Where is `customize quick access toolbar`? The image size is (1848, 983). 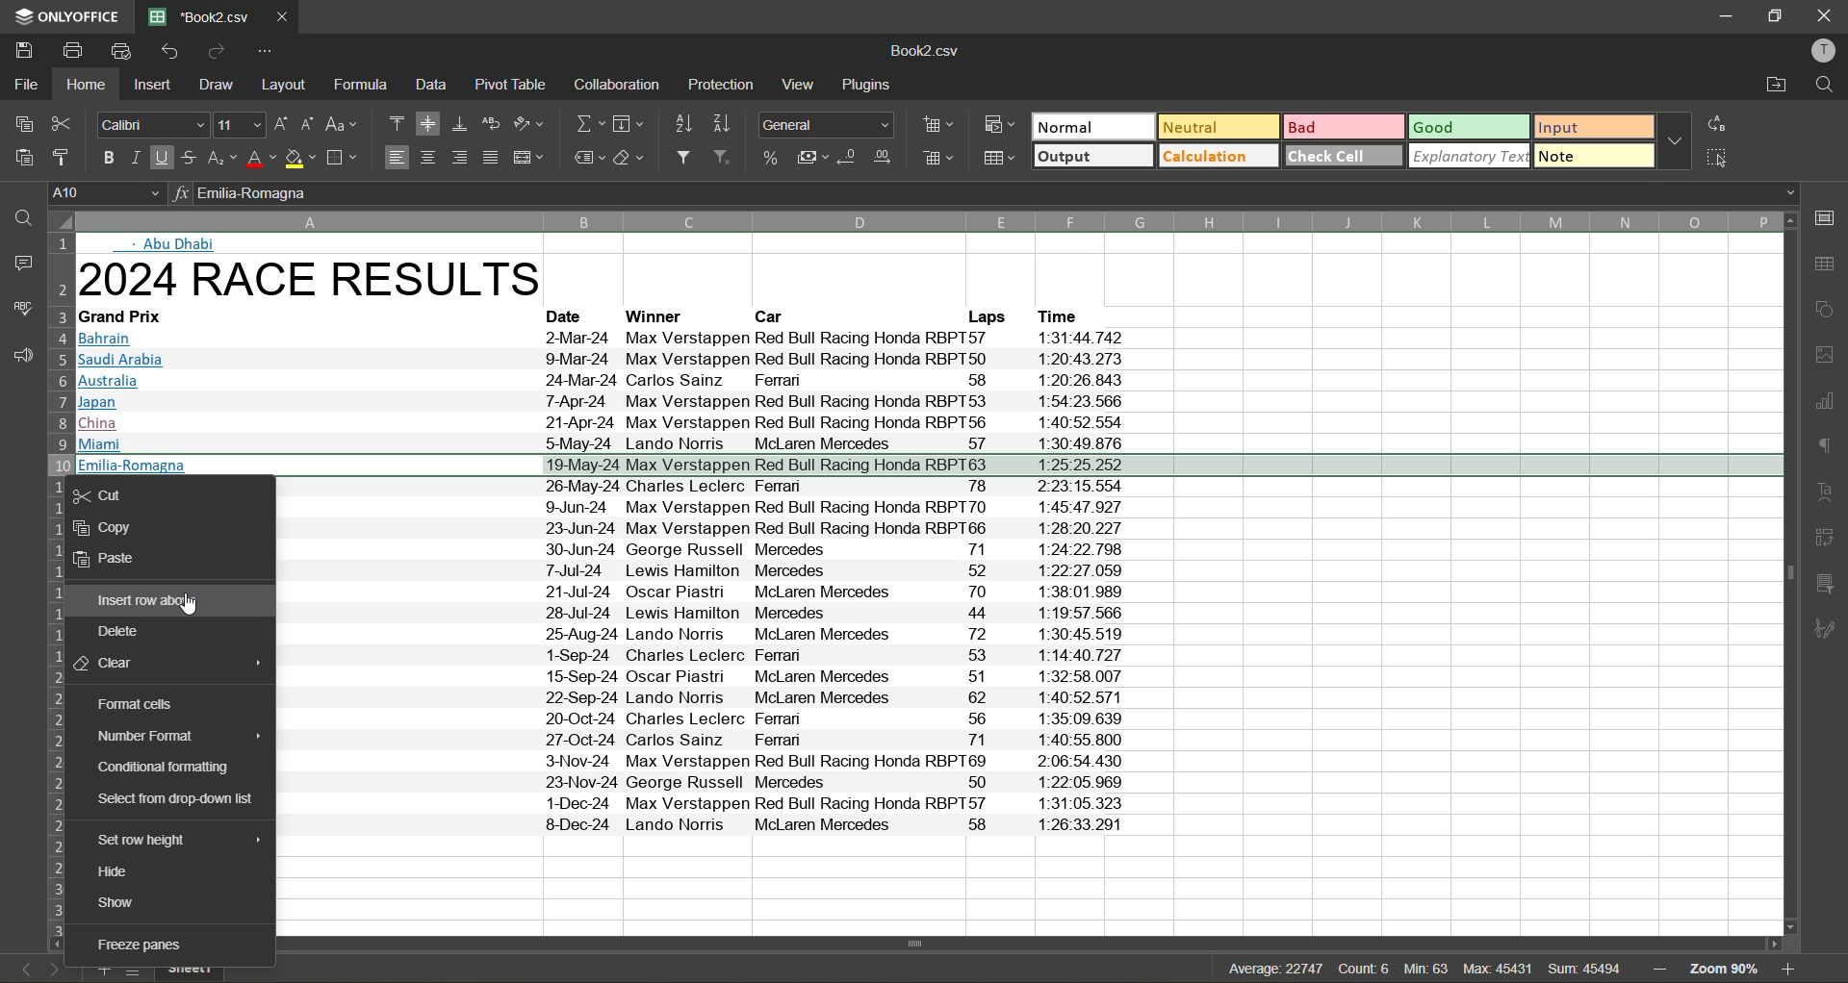 customize quick access toolbar is located at coordinates (267, 53).